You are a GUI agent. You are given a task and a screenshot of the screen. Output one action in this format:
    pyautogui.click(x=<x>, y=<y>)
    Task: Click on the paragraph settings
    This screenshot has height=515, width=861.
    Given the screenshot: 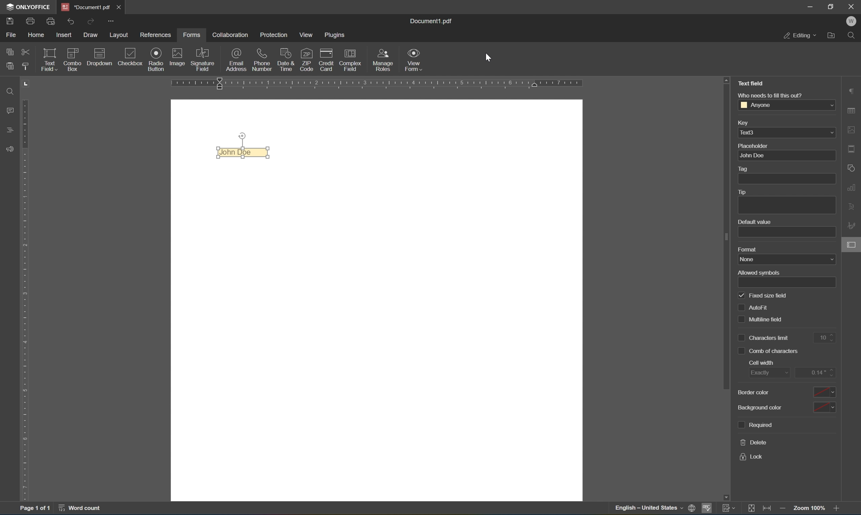 What is the action you would take?
    pyautogui.click(x=853, y=92)
    